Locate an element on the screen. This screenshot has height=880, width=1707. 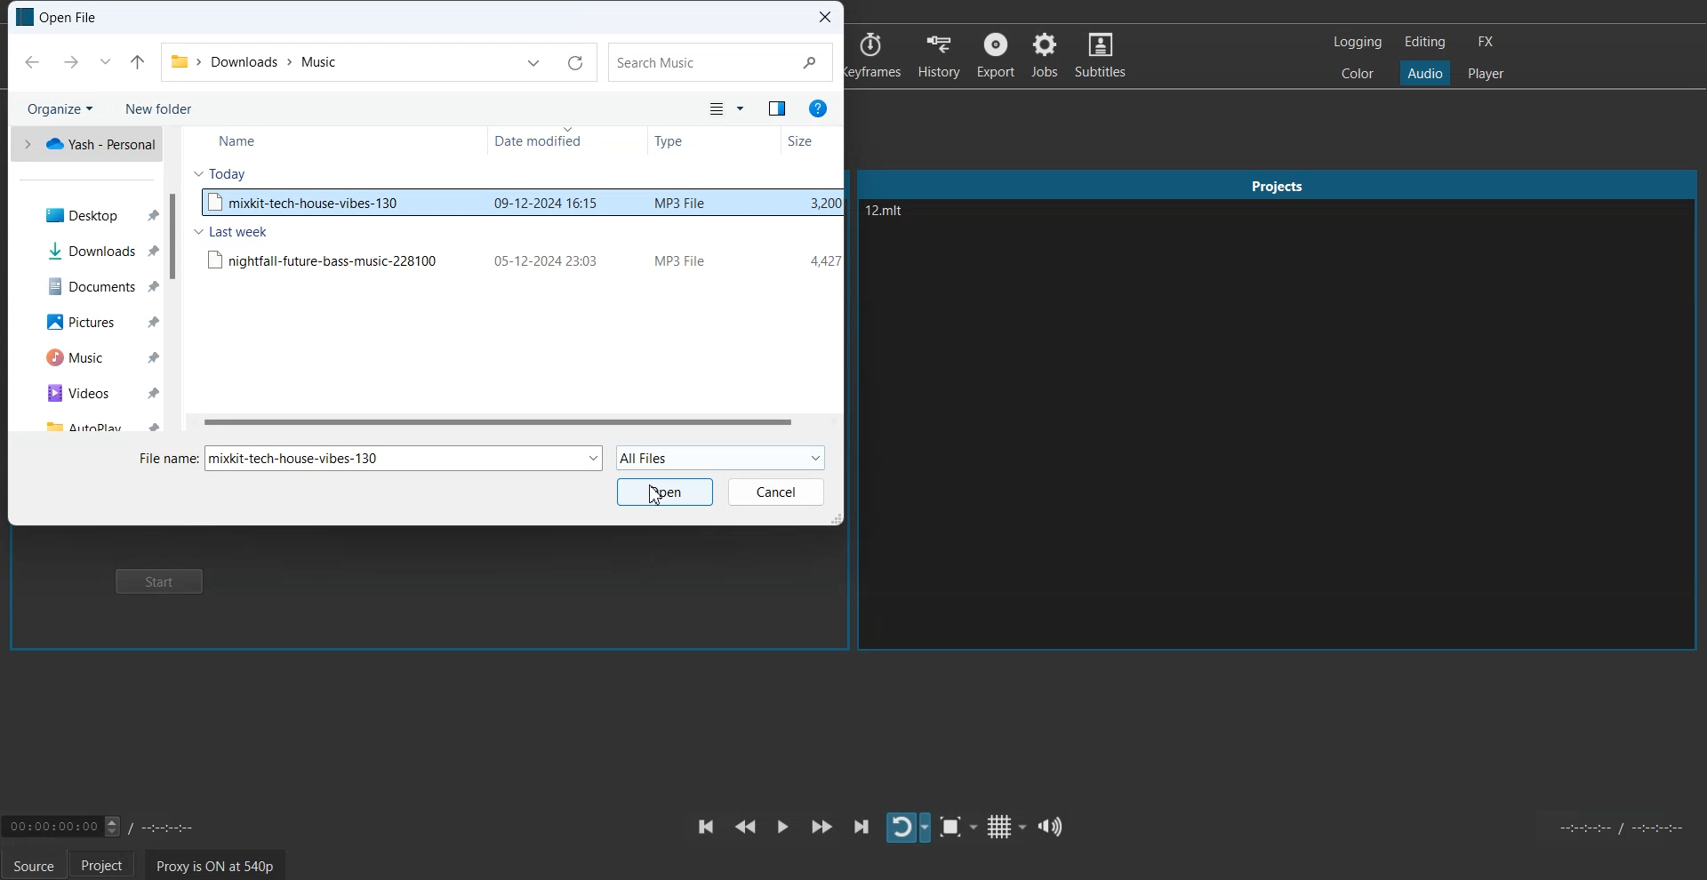
Color is located at coordinates (1358, 74).